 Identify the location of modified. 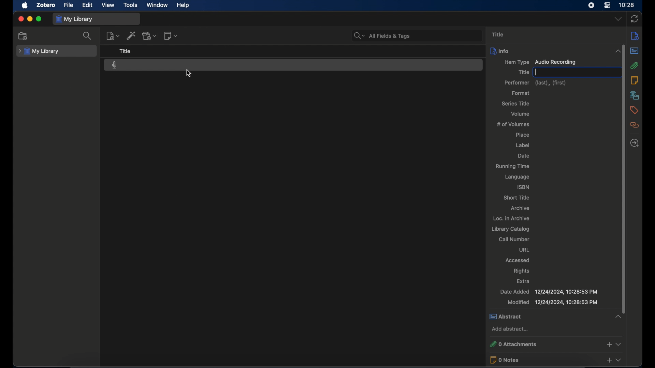
(553, 302).